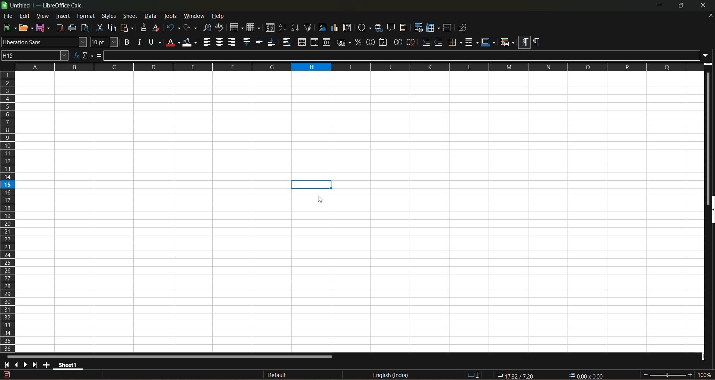 The height and width of the screenshot is (380, 715). What do you see at coordinates (358, 42) in the screenshot?
I see `format as percent` at bounding box center [358, 42].